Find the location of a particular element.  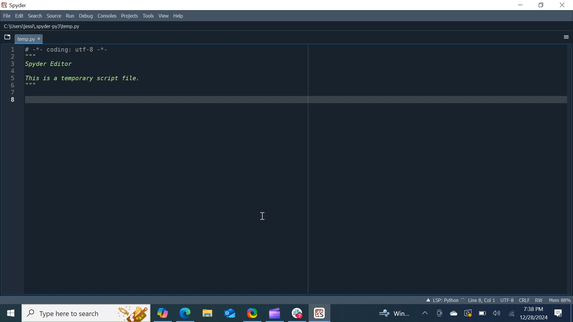

Cursor Position is located at coordinates (482, 299).